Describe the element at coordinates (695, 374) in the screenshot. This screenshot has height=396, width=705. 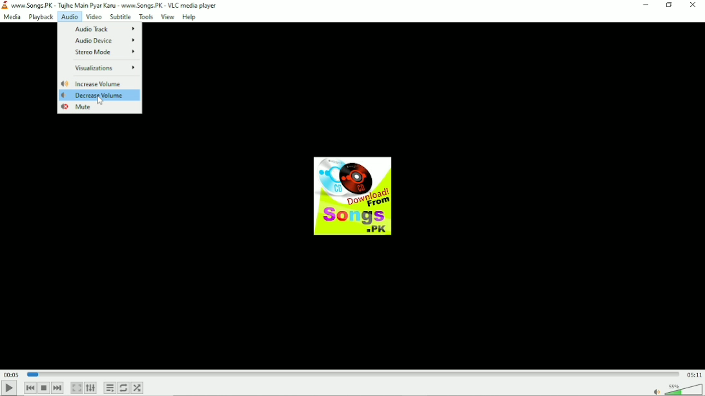
I see `Total duration` at that location.